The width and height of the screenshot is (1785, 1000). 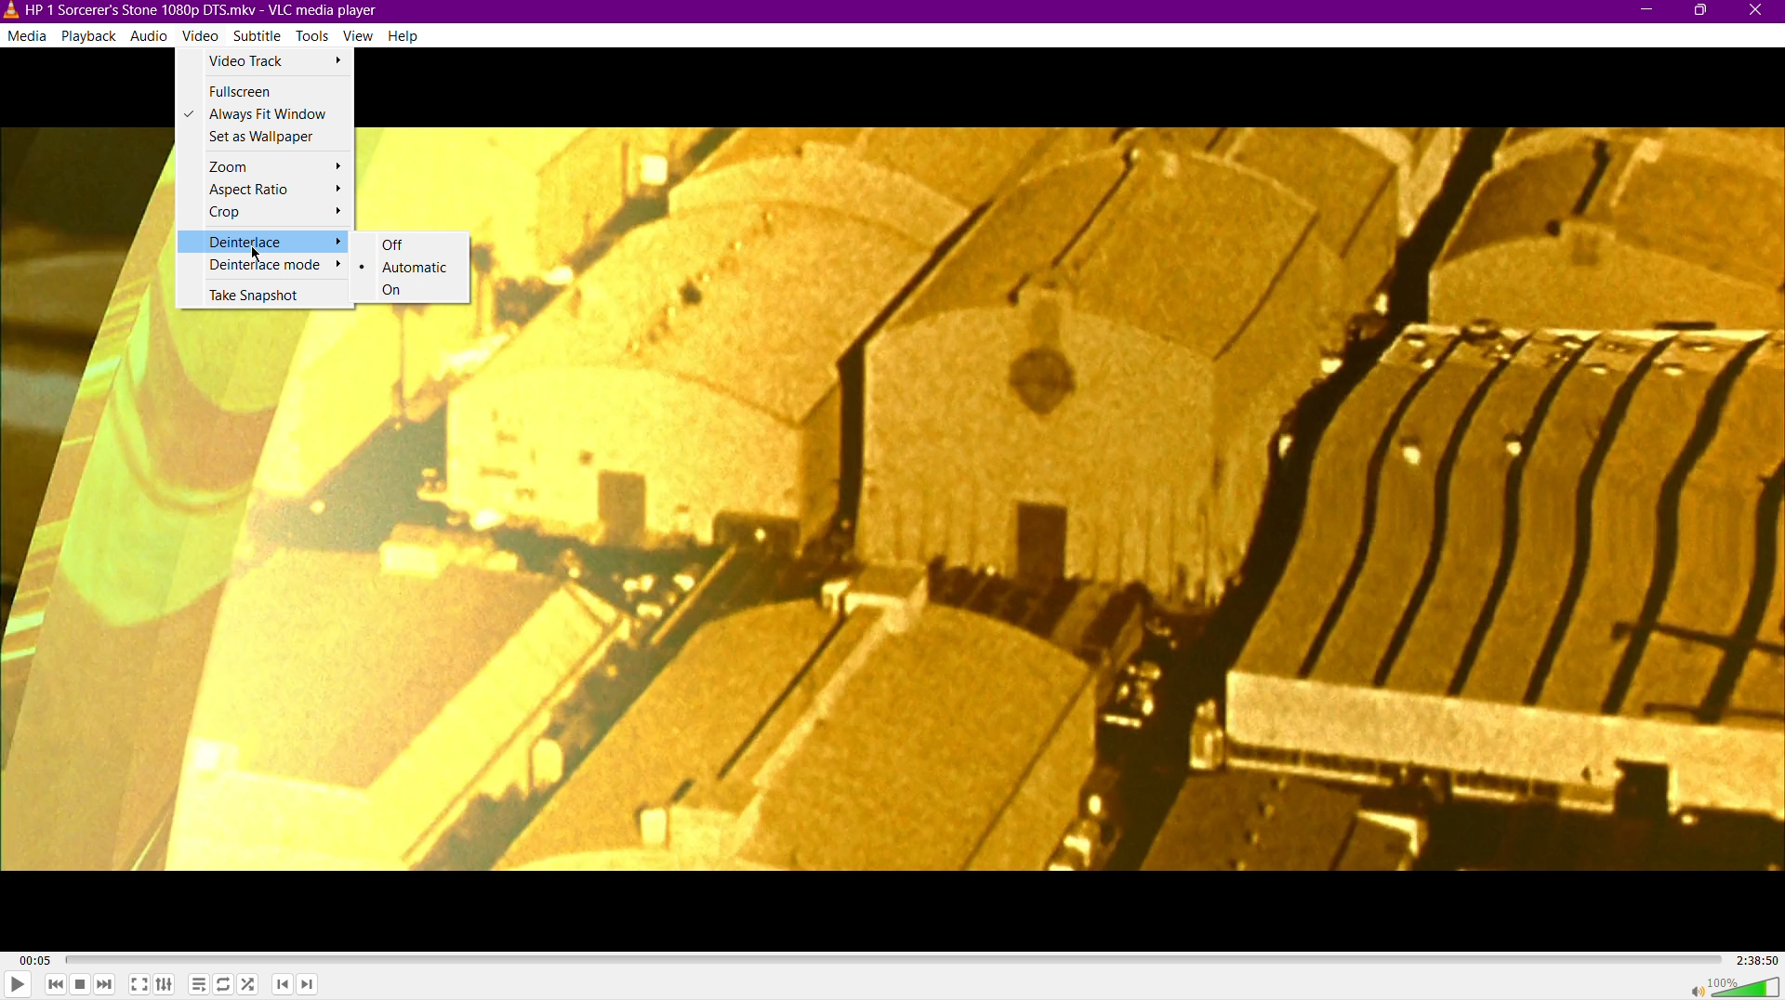 What do you see at coordinates (107, 983) in the screenshot?
I see `Skip Forward` at bounding box center [107, 983].